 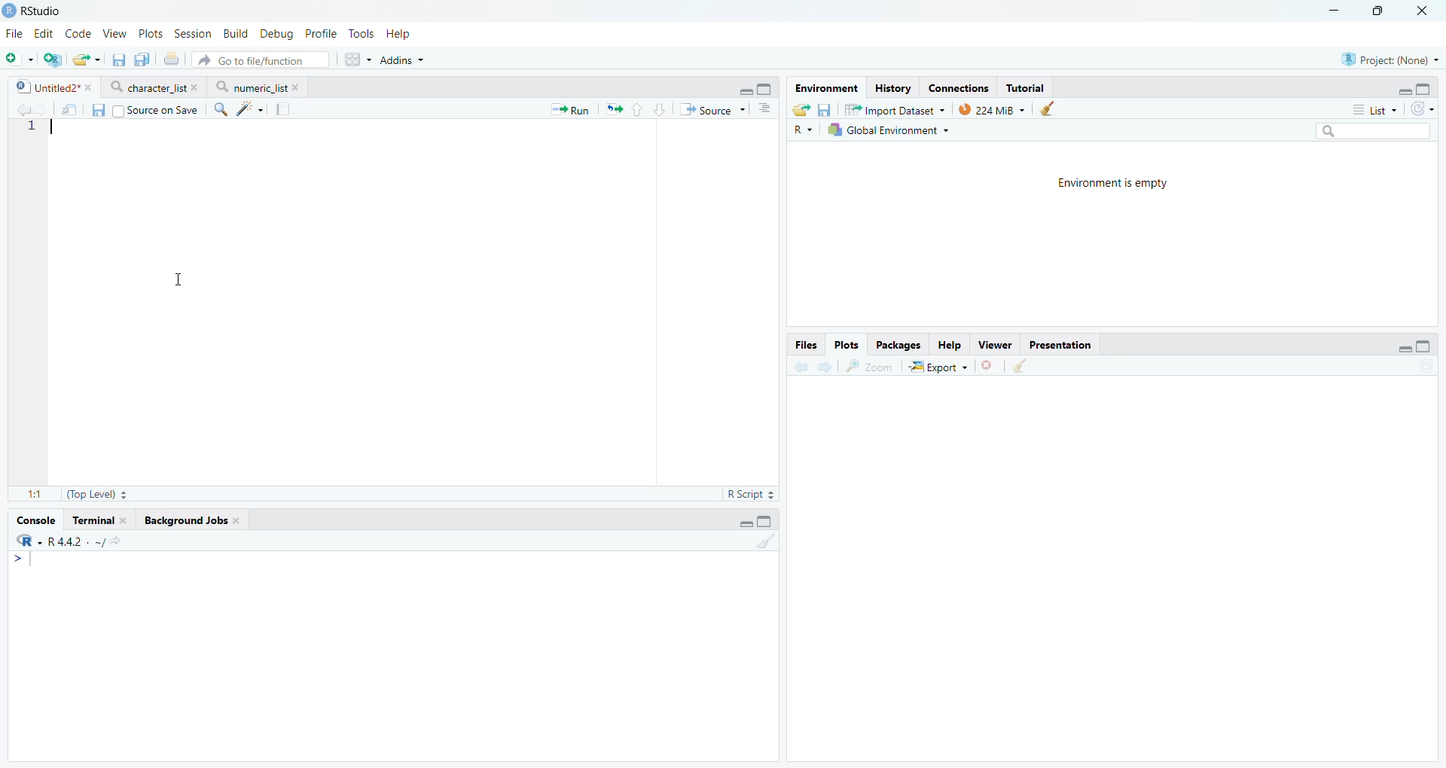 What do you see at coordinates (992, 111) in the screenshot?
I see `224M` at bounding box center [992, 111].